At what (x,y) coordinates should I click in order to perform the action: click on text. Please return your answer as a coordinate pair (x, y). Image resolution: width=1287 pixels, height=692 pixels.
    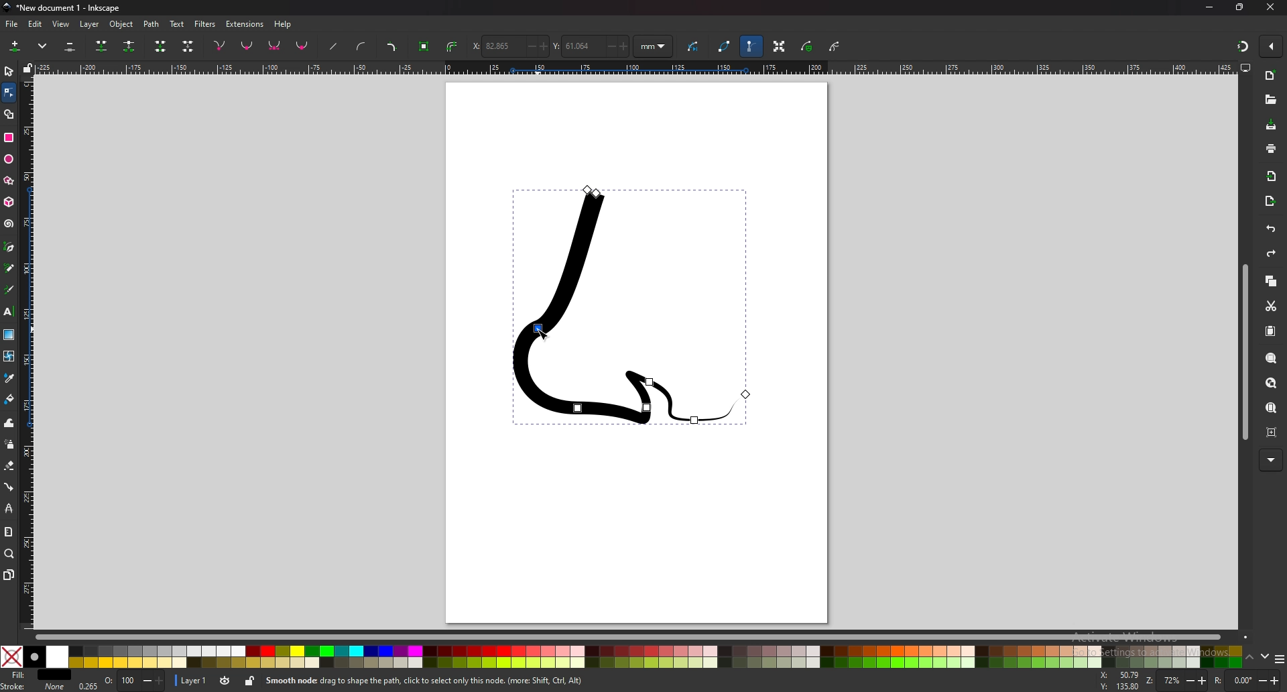
    Looking at the image, I should click on (9, 312).